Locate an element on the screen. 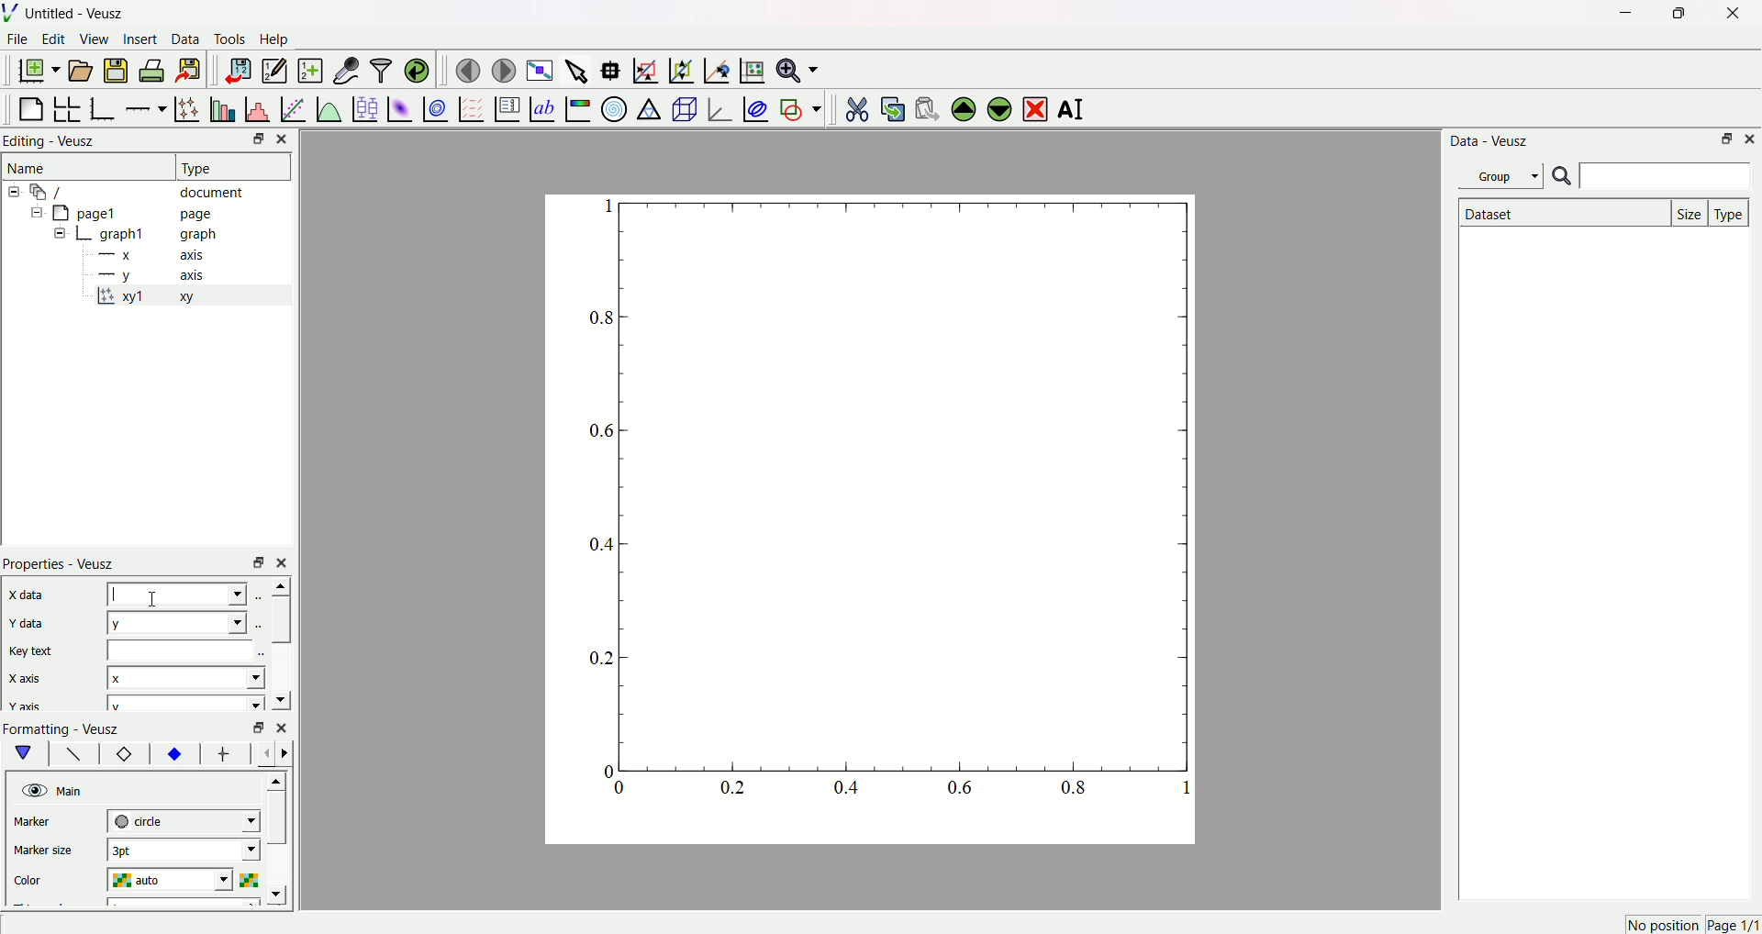  Group is located at coordinates (1504, 175).